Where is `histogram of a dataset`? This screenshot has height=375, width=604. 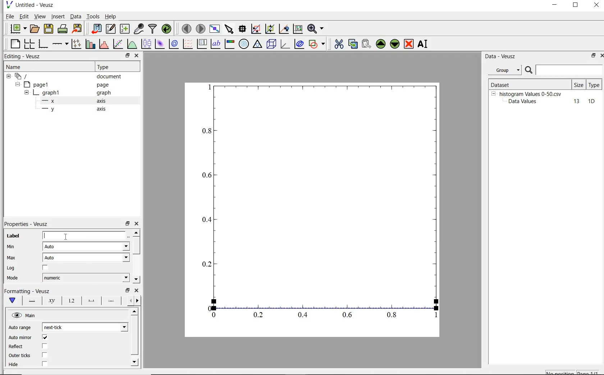 histogram of a dataset is located at coordinates (104, 44).